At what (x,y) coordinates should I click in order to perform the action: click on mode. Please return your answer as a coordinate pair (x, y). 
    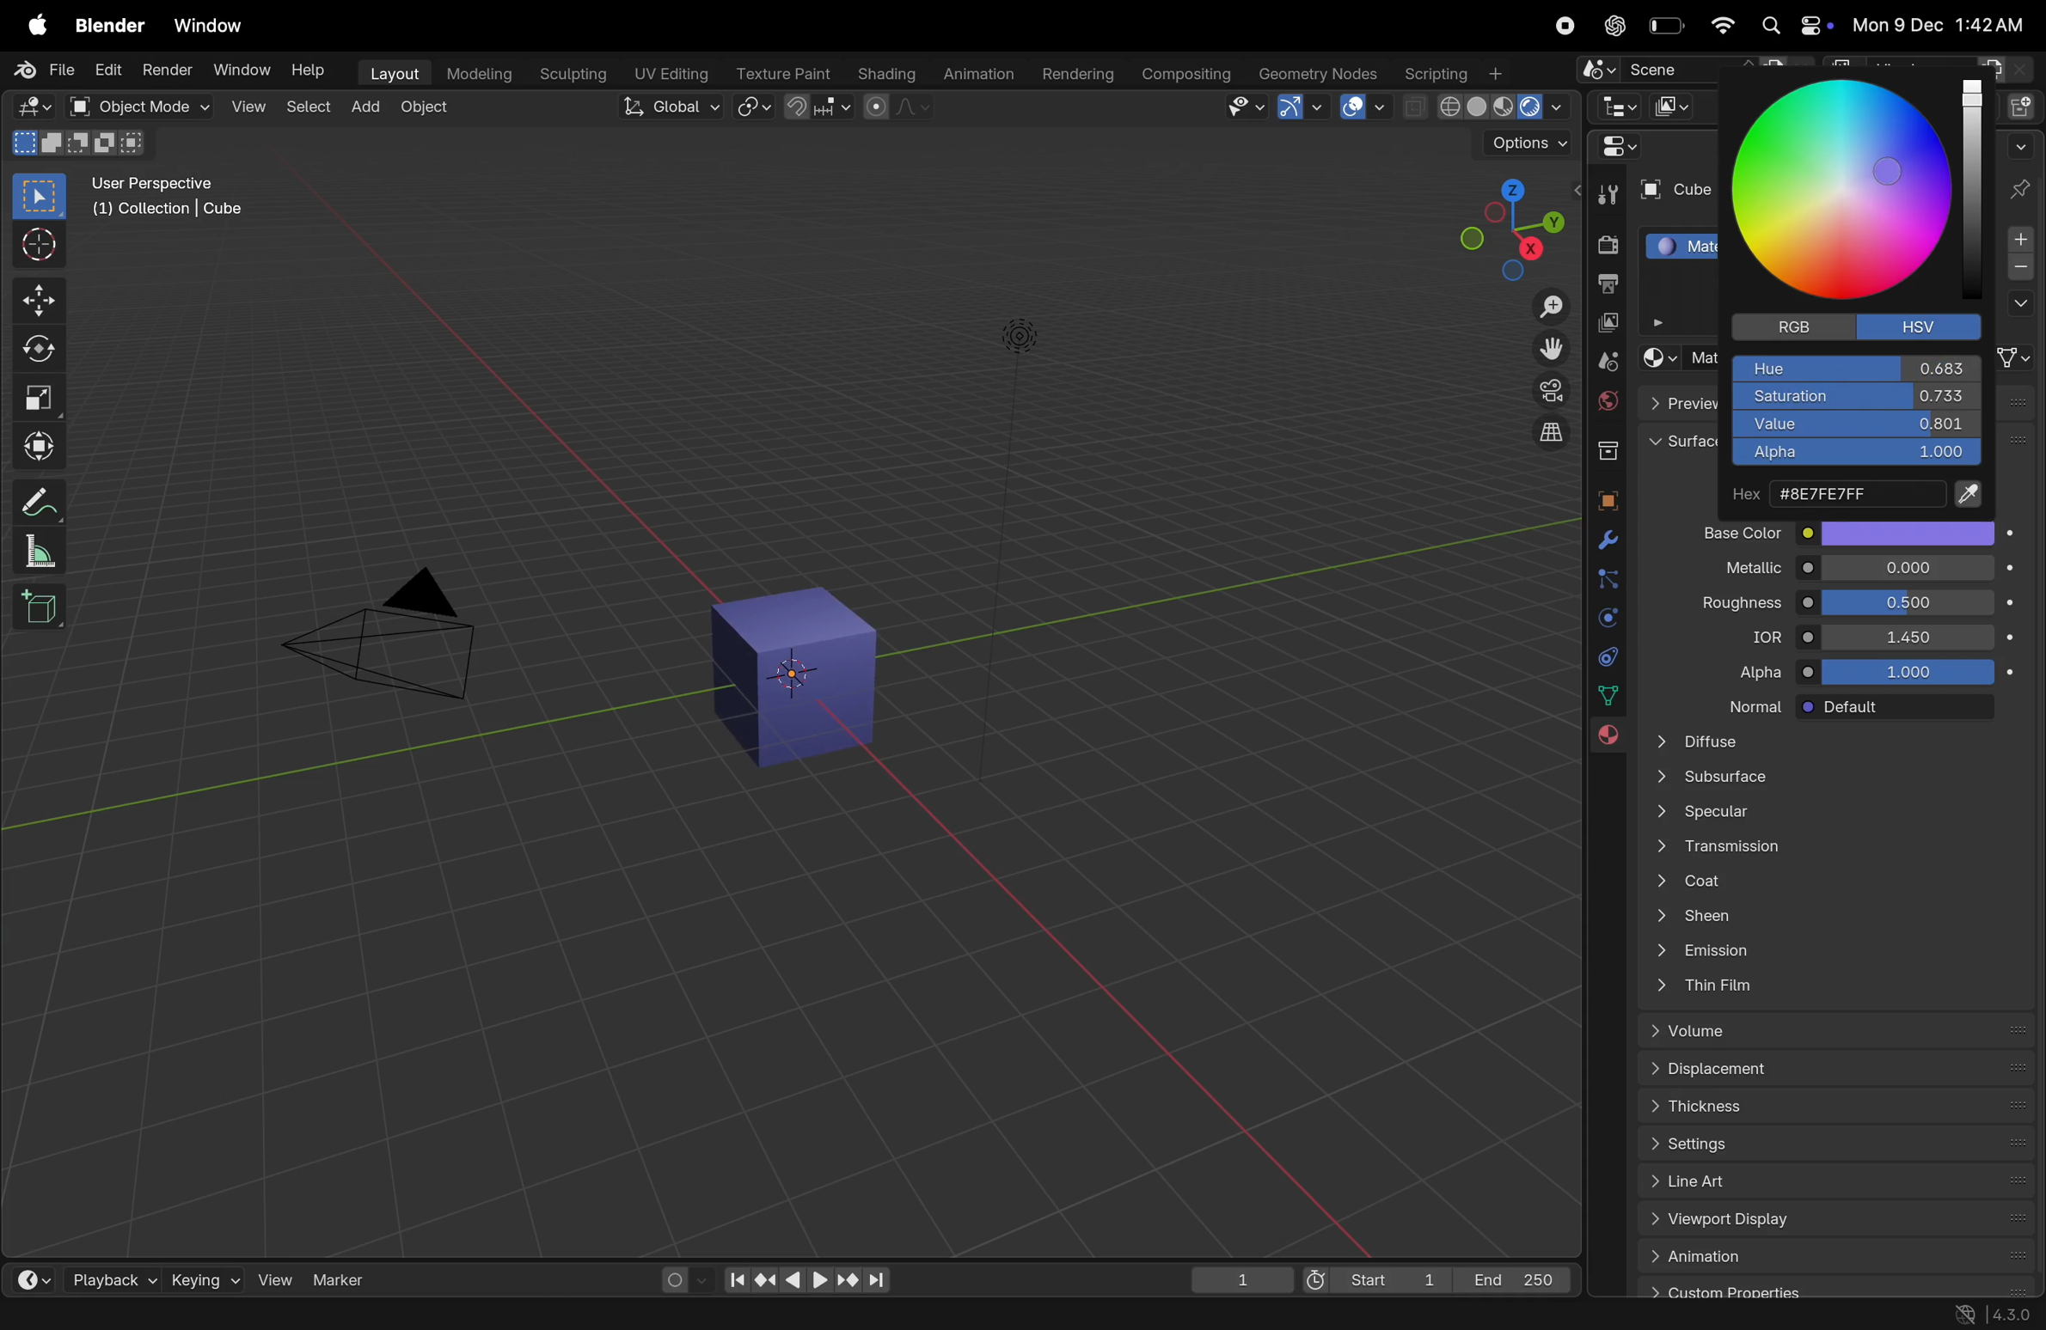
    Looking at the image, I should click on (80, 141).